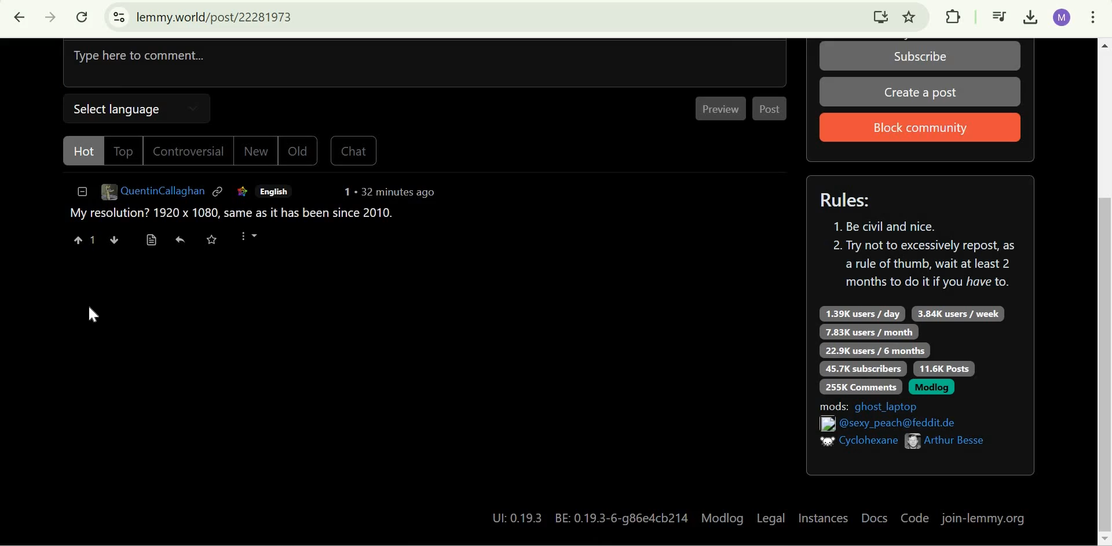 This screenshot has width=1112, height=546. I want to click on Hot, so click(81, 153).